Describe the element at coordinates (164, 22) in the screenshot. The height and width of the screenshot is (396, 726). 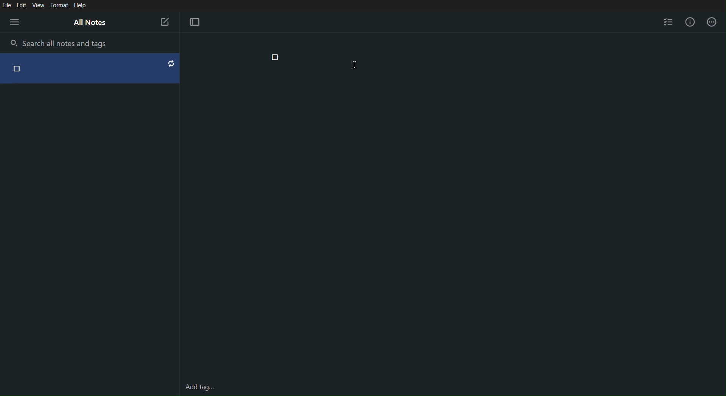
I see `New Note` at that location.